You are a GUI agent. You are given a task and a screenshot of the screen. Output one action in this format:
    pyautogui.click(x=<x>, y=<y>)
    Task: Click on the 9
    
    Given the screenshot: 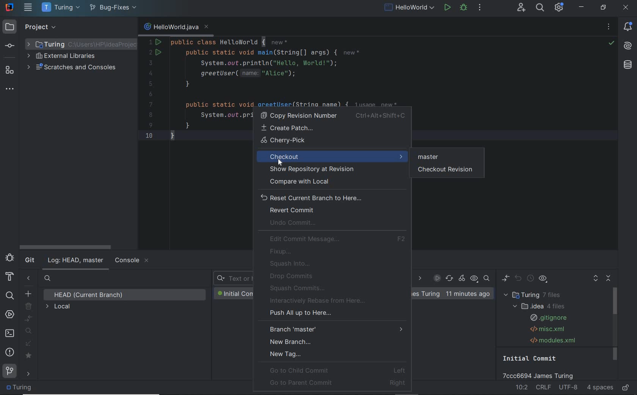 What is the action you would take?
    pyautogui.click(x=151, y=125)
    